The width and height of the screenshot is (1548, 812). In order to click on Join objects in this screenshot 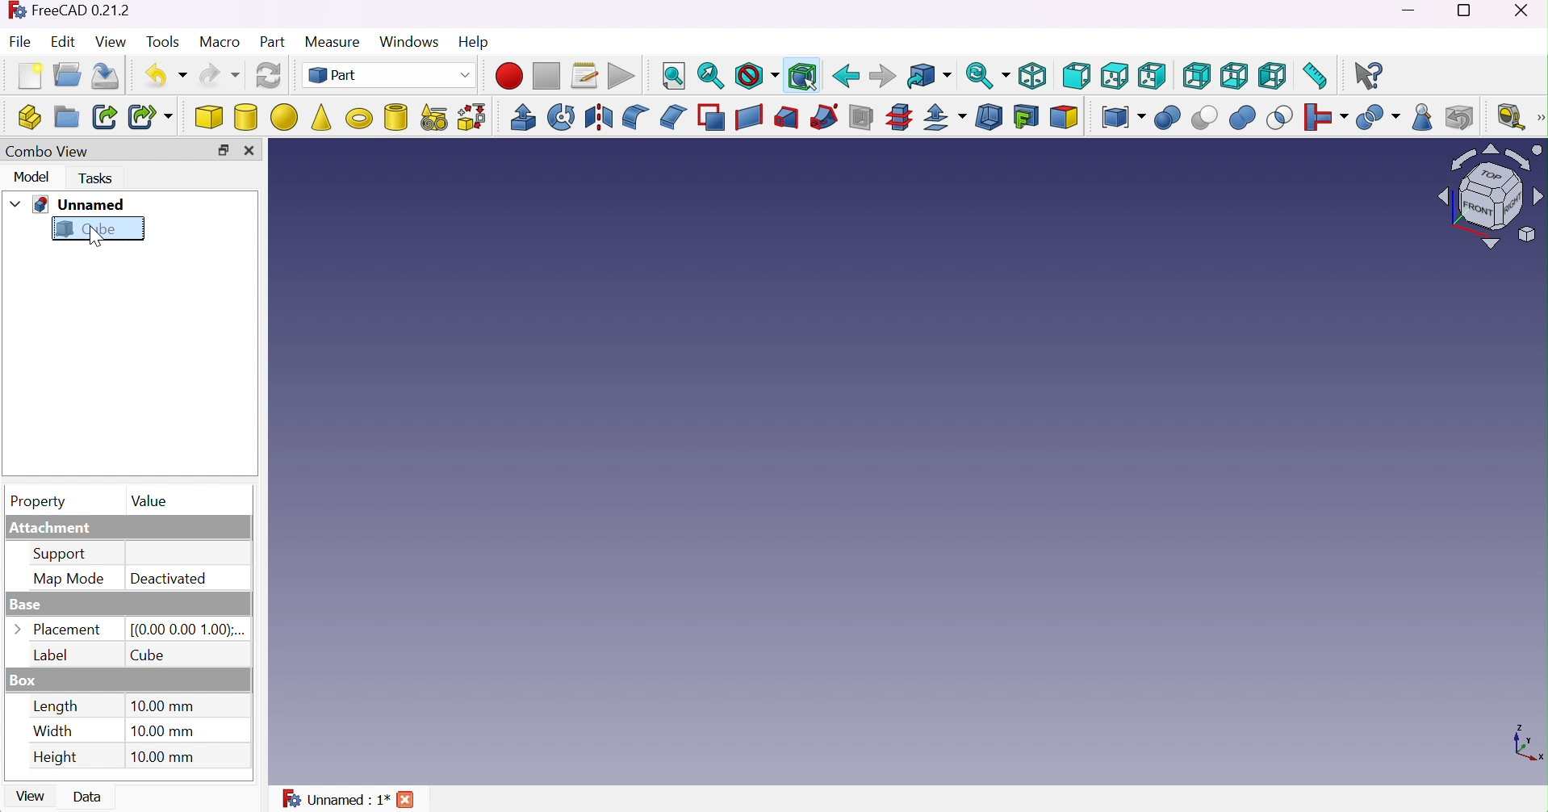, I will do `click(1326, 117)`.